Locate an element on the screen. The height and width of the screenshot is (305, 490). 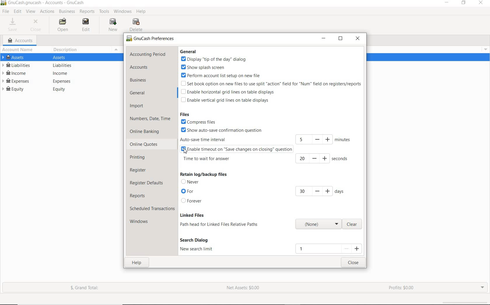
ACCOUNTS is located at coordinates (22, 40).